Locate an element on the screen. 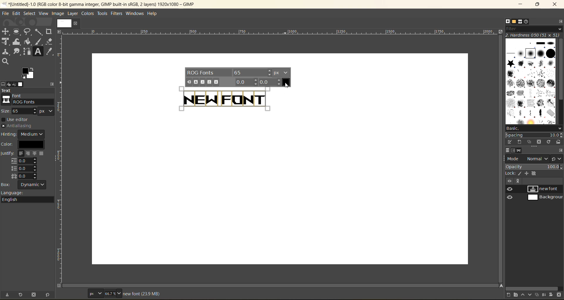  scale is located at coordinates (279, 32).